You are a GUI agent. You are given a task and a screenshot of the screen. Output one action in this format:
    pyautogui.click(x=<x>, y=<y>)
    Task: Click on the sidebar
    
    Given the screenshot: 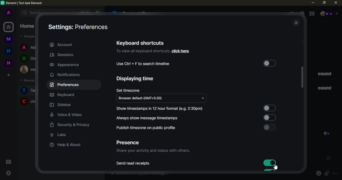 What is the action you would take?
    pyautogui.click(x=61, y=105)
    